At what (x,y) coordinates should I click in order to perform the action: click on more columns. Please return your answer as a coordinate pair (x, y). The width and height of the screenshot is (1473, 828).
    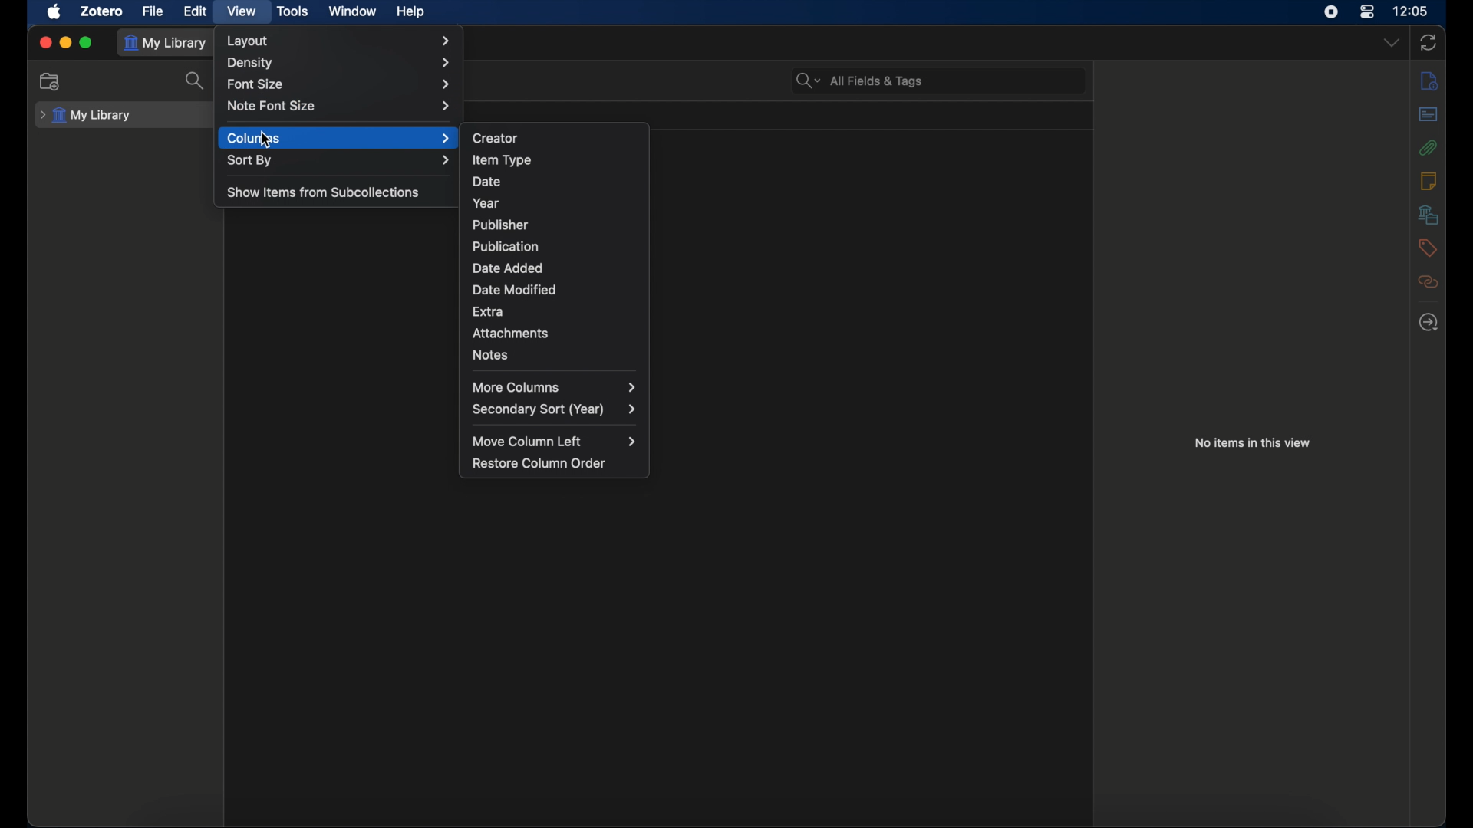
    Looking at the image, I should click on (553, 387).